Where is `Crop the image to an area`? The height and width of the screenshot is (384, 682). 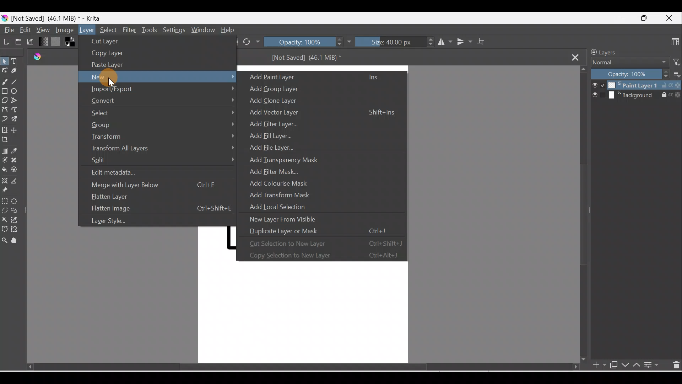
Crop the image to an area is located at coordinates (6, 140).